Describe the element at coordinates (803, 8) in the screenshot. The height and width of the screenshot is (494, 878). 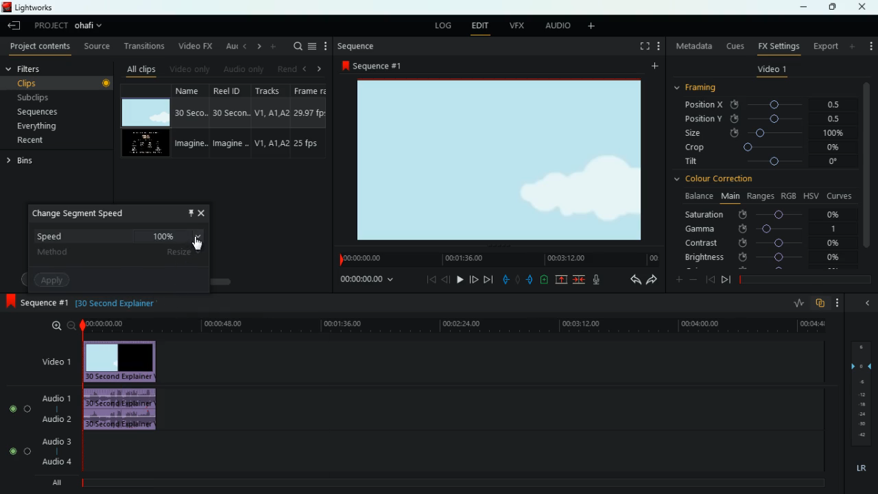
I see `minimize` at that location.